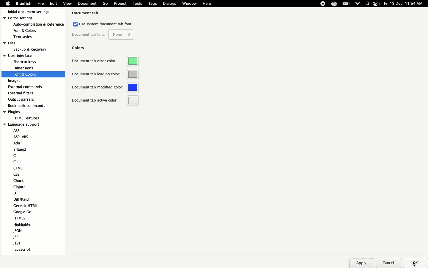 The width and height of the screenshot is (428, 268). Describe the element at coordinates (361, 263) in the screenshot. I see `Apply` at that location.